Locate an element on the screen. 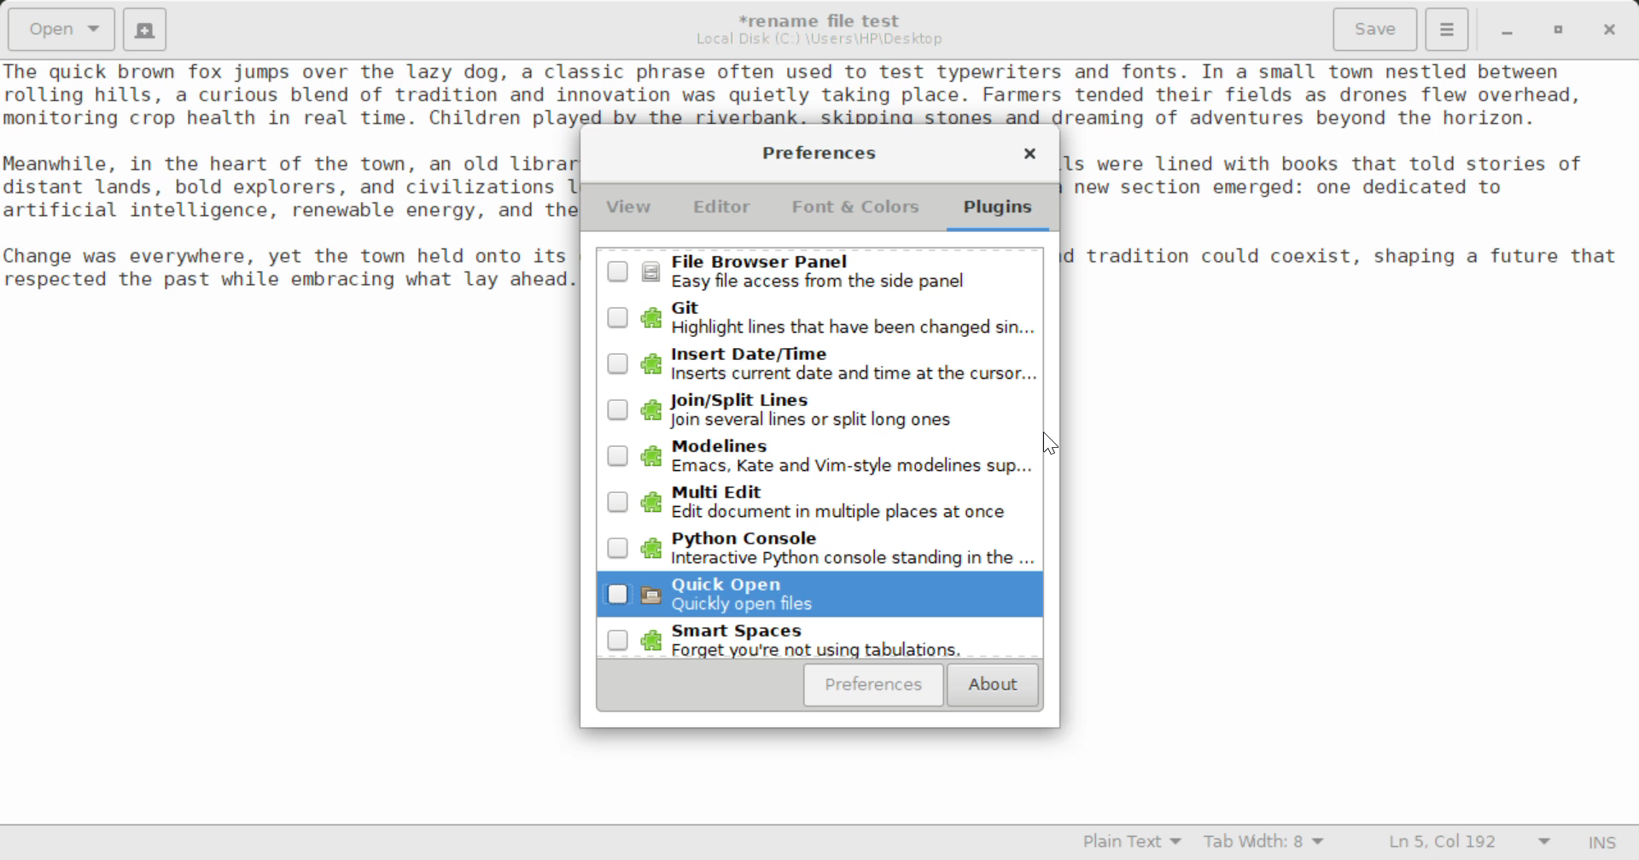  Python Console Plugin Button Unselected is located at coordinates (820, 549).